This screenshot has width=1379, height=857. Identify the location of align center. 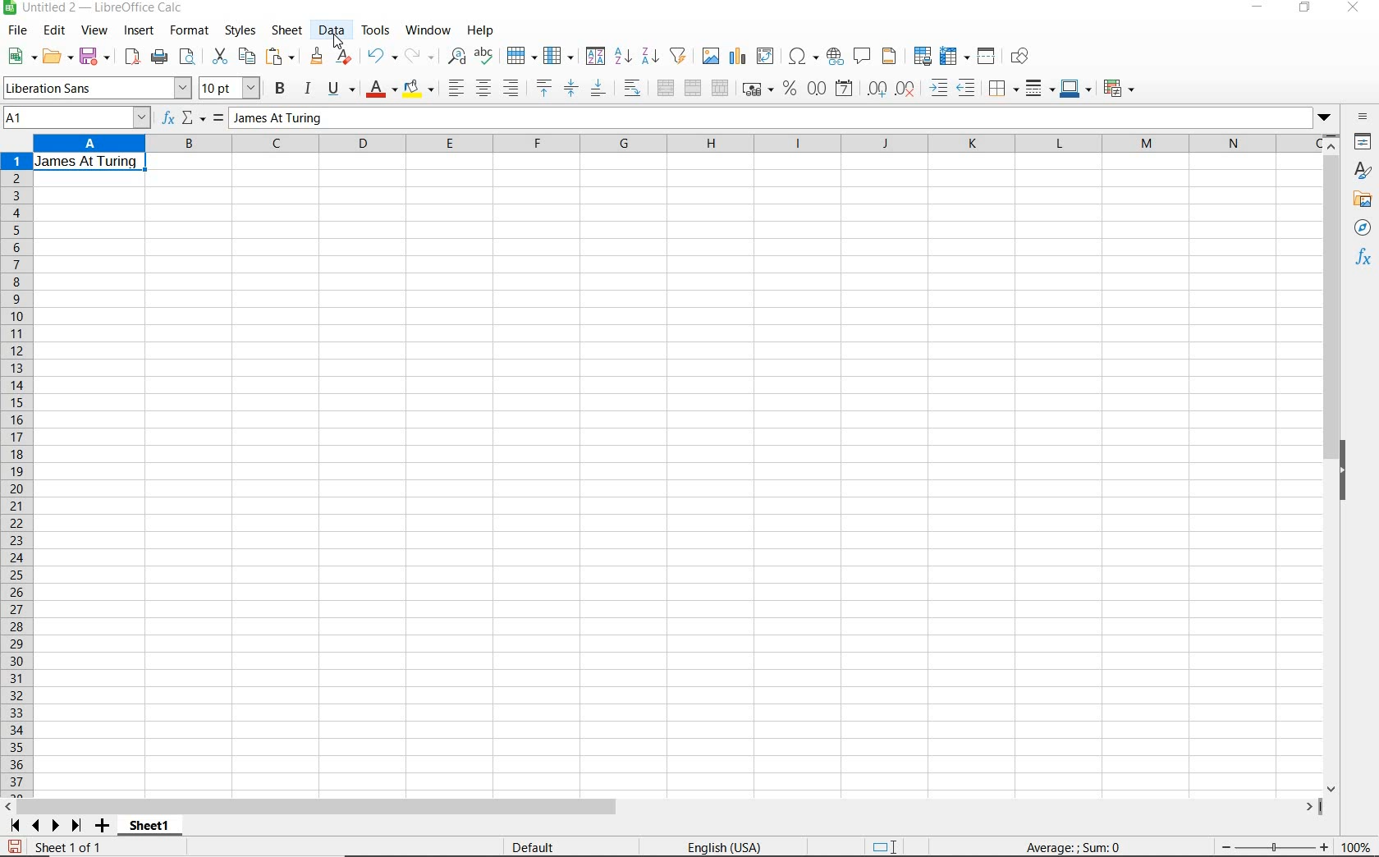
(483, 88).